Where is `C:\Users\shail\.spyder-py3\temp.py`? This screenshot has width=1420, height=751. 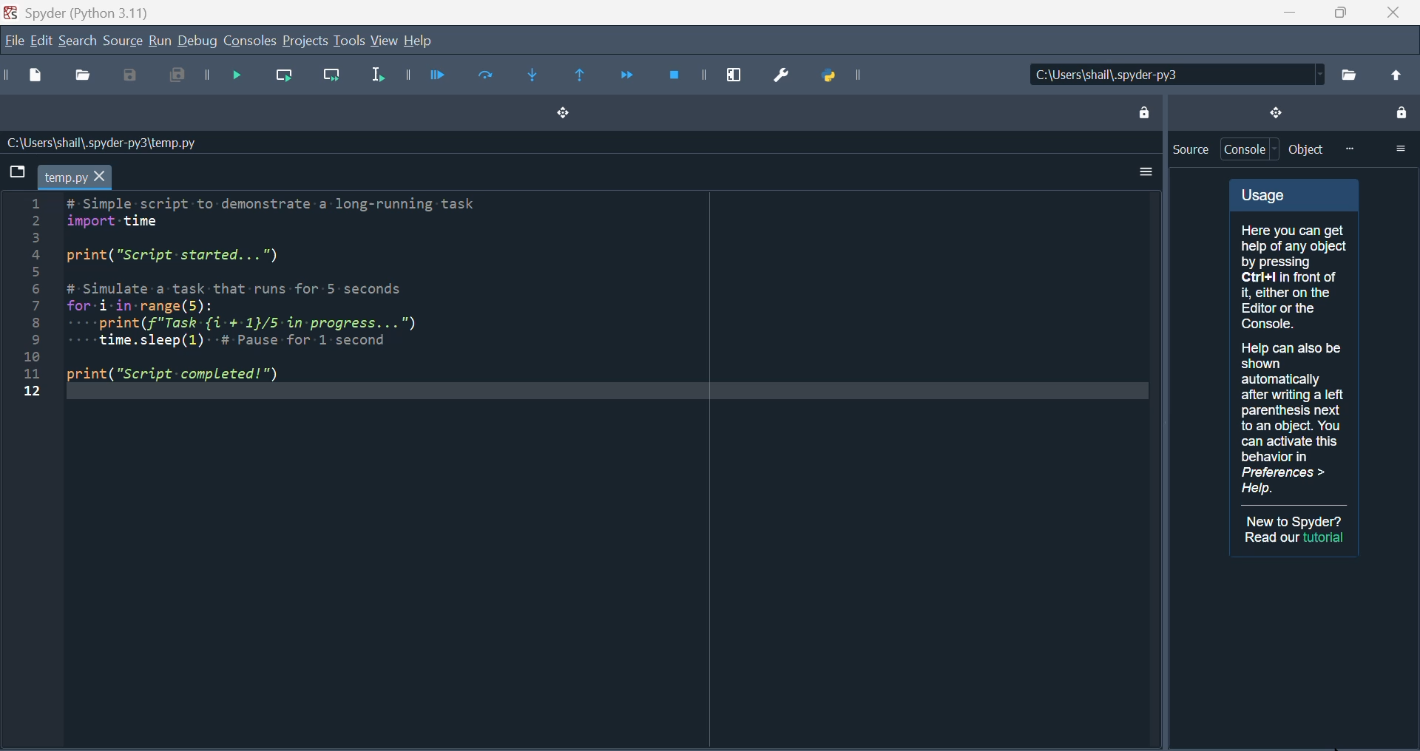
C:\Users\shail\.spyder-py3\temp.py is located at coordinates (100, 143).